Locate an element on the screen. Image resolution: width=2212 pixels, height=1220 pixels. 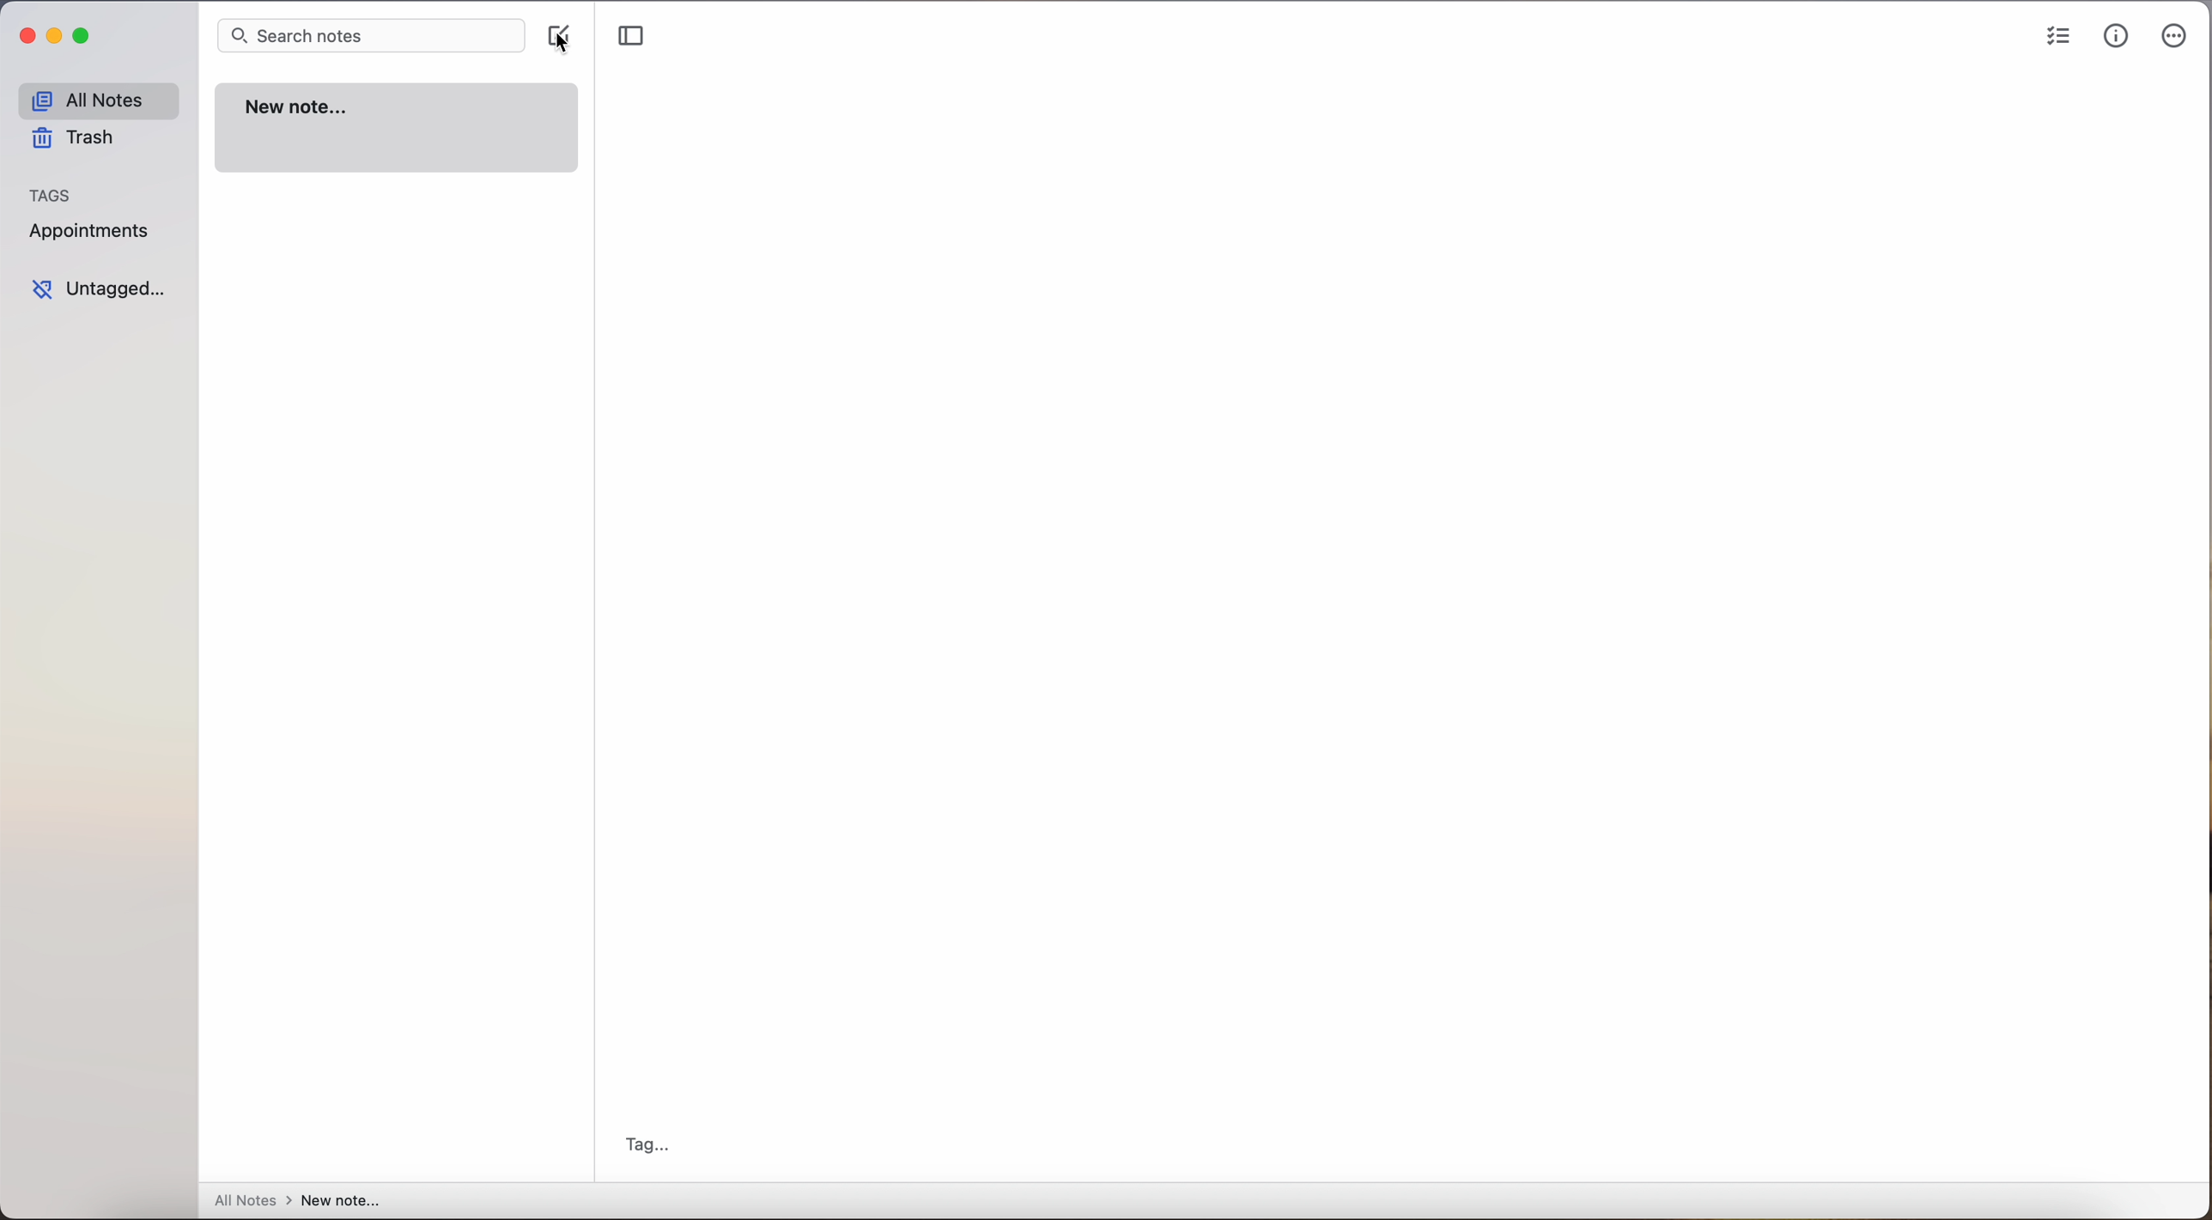
appointments tag is located at coordinates (91, 228).